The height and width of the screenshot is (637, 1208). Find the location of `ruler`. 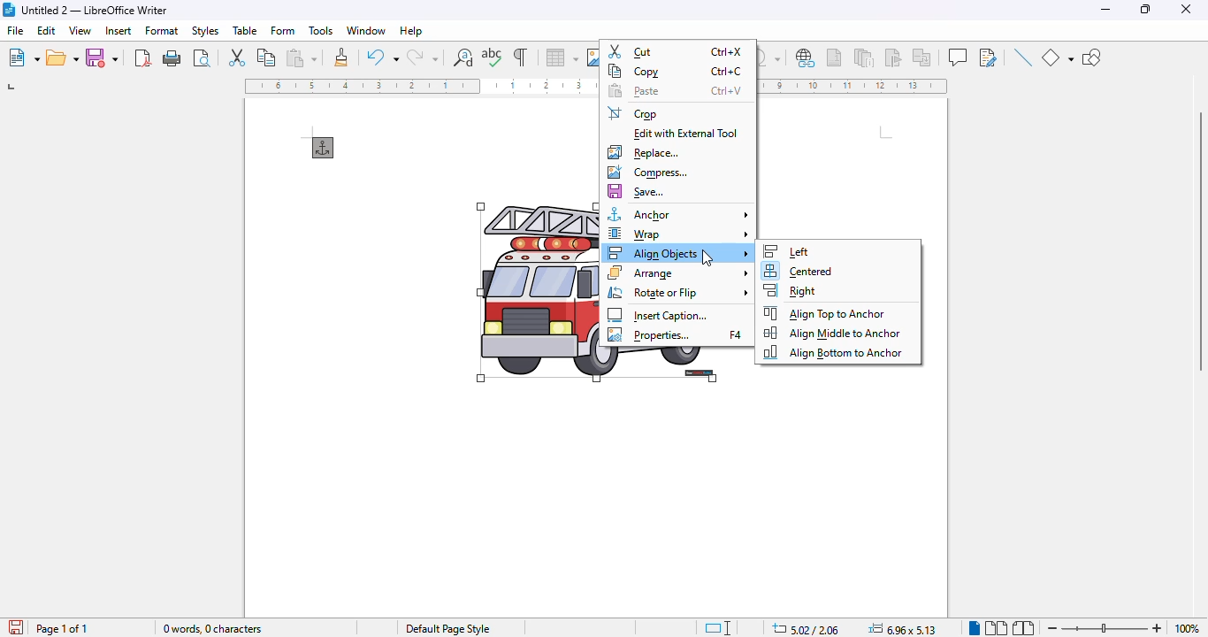

ruler is located at coordinates (420, 86).